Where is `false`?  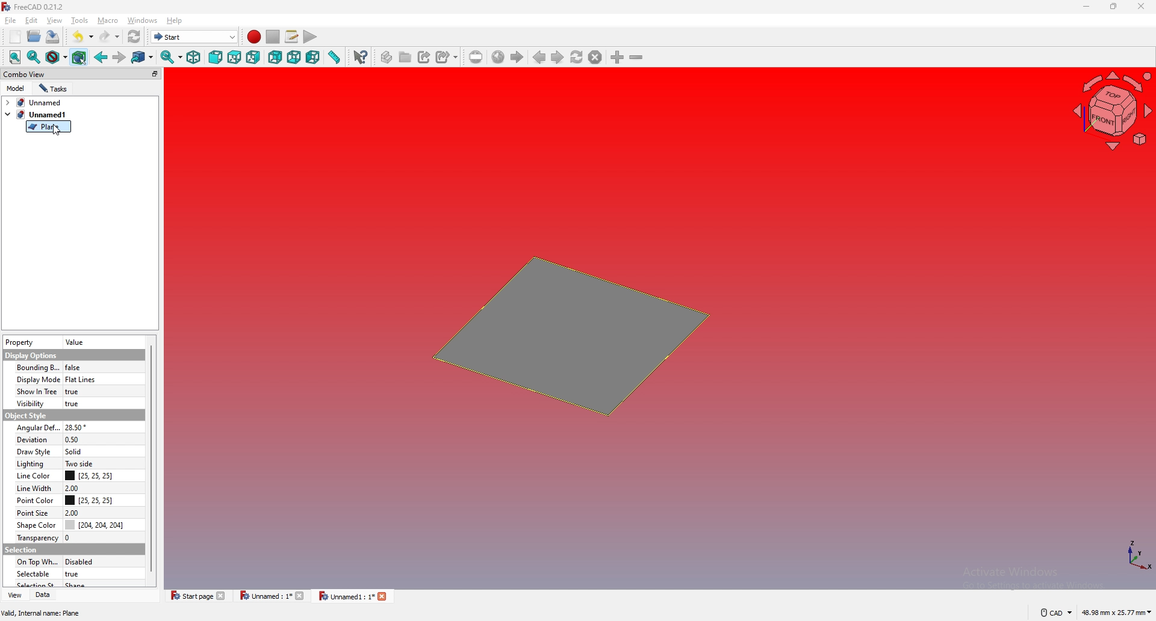
false is located at coordinates (75, 367).